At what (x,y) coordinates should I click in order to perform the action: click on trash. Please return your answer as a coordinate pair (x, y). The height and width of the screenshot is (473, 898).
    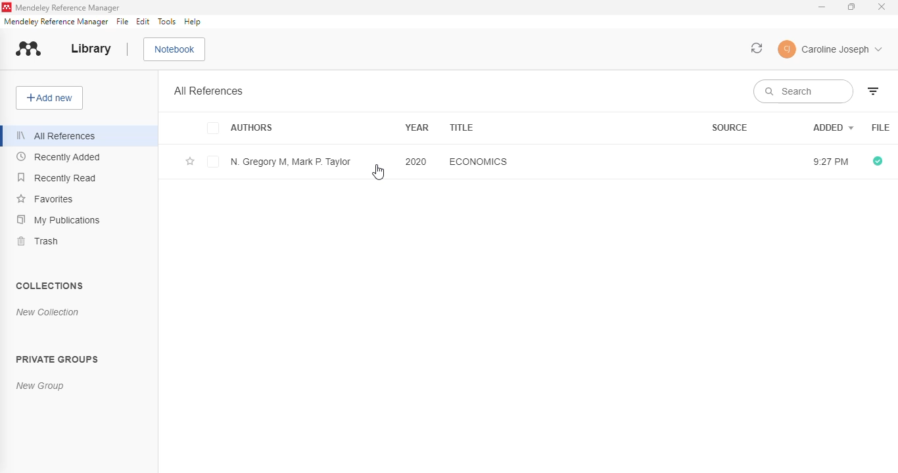
    Looking at the image, I should click on (37, 241).